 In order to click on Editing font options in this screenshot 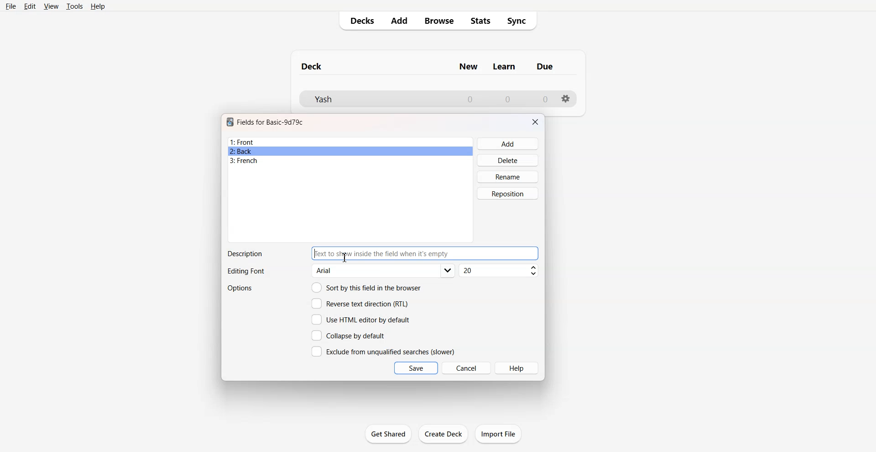, I will do `click(384, 271)`.